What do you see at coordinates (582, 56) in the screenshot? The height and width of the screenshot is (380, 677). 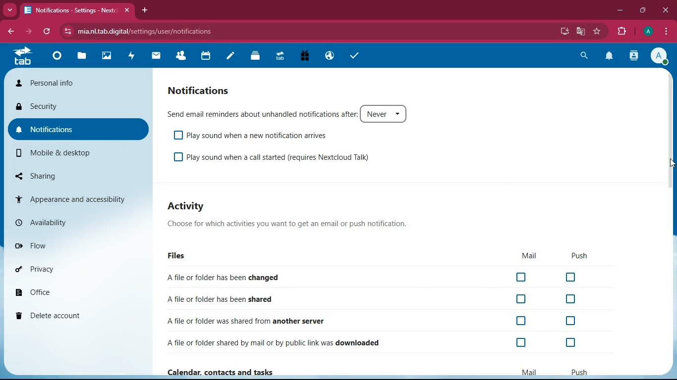 I see `search` at bounding box center [582, 56].